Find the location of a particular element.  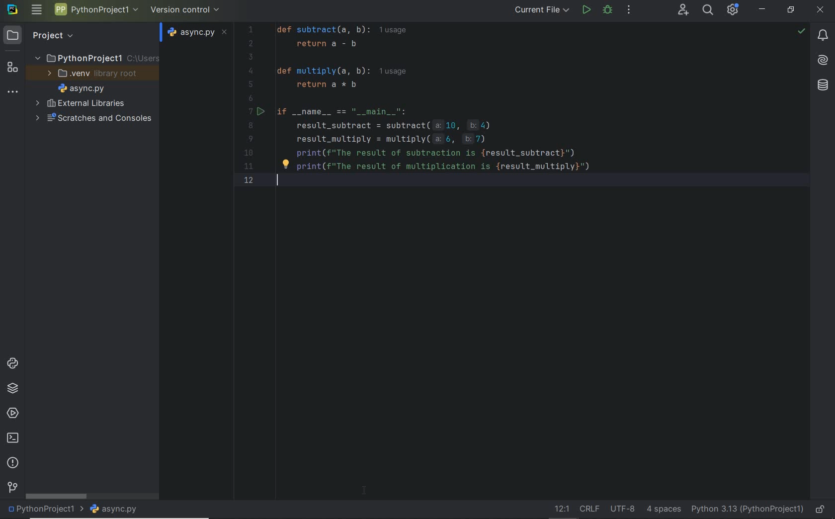

file name is located at coordinates (197, 33).